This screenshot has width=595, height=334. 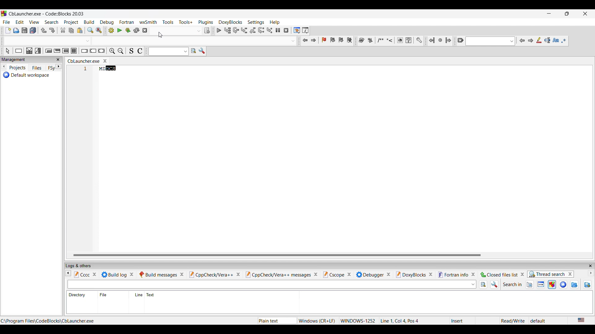 What do you see at coordinates (350, 40) in the screenshot?
I see `Clear bookmarks` at bounding box center [350, 40].